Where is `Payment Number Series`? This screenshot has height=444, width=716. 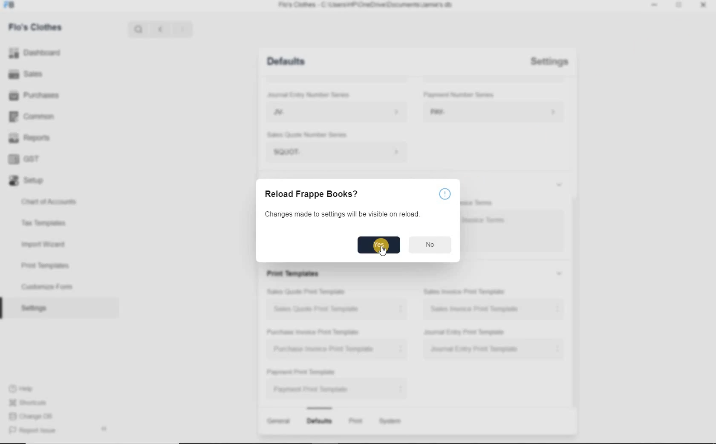 Payment Number Series is located at coordinates (459, 95).